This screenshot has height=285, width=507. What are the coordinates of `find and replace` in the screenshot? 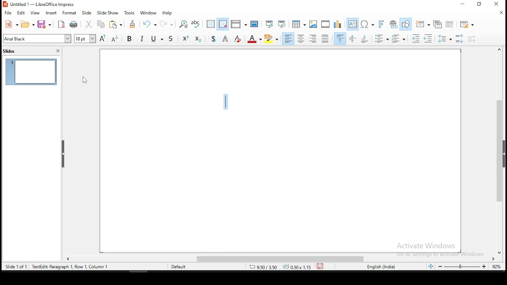 It's located at (183, 24).